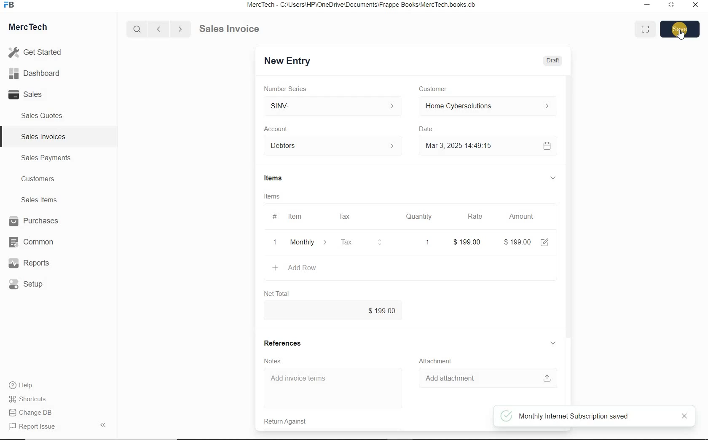  I want to click on Add attachment, so click(488, 378).